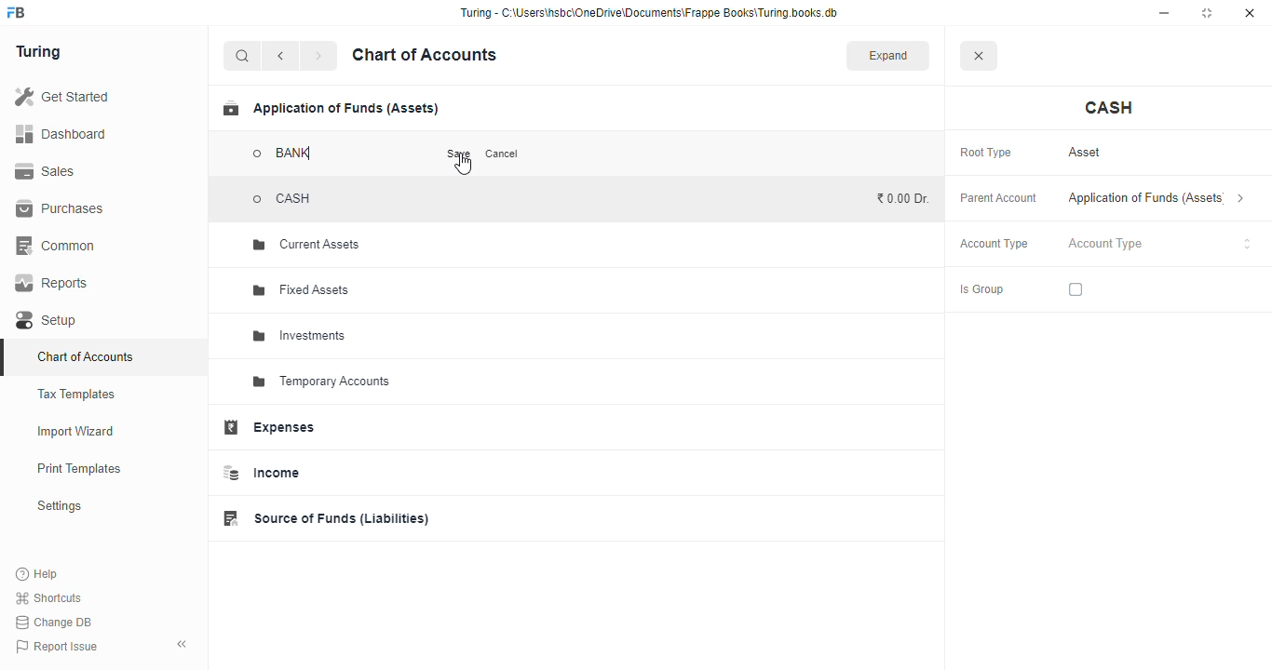 The width and height of the screenshot is (1272, 670). What do you see at coordinates (302, 198) in the screenshot?
I see `CASH` at bounding box center [302, 198].